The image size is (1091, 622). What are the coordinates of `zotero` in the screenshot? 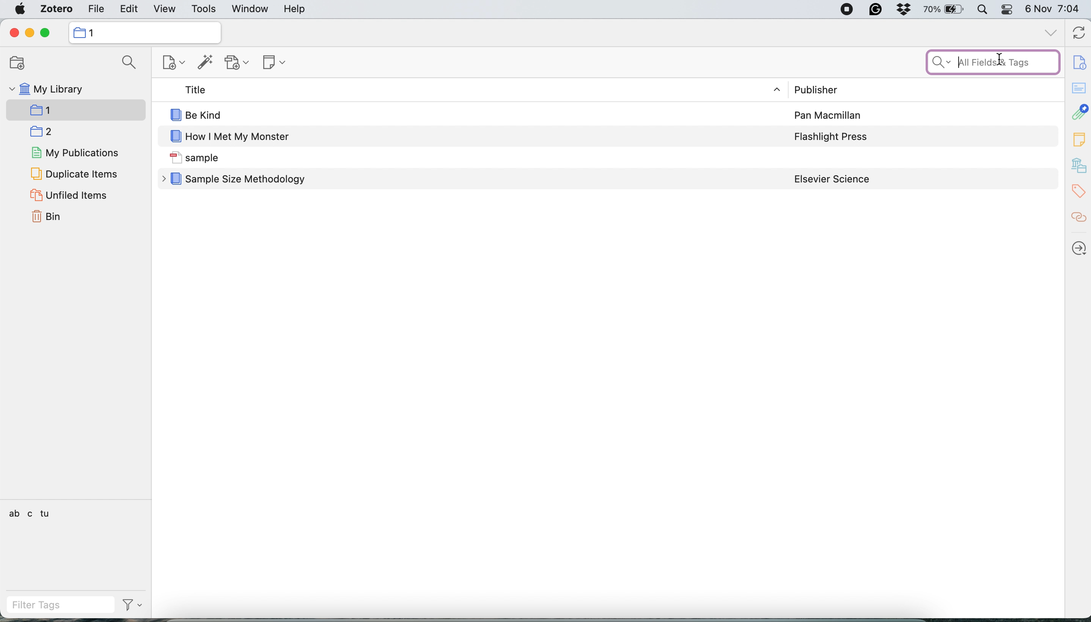 It's located at (58, 9).